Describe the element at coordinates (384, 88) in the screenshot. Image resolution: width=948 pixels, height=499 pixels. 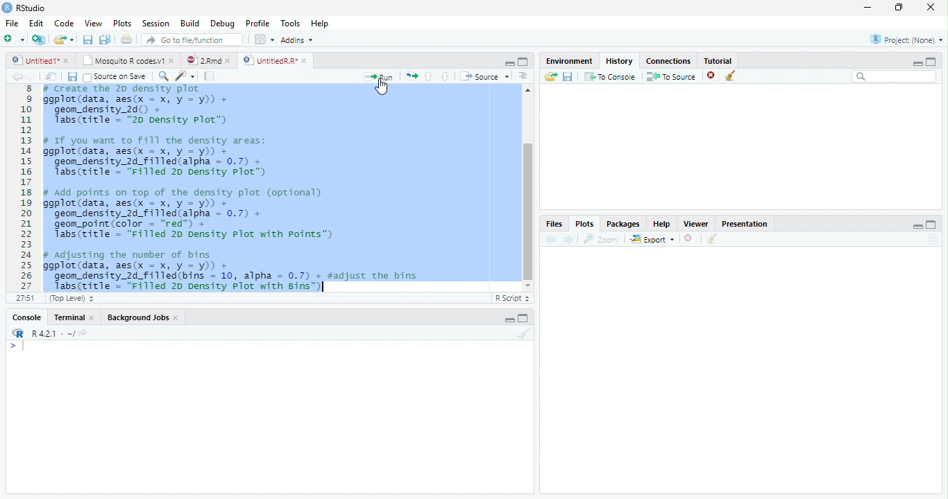
I see `cursor` at that location.